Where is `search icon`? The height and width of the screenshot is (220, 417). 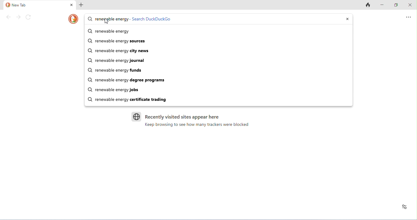
search icon is located at coordinates (90, 31).